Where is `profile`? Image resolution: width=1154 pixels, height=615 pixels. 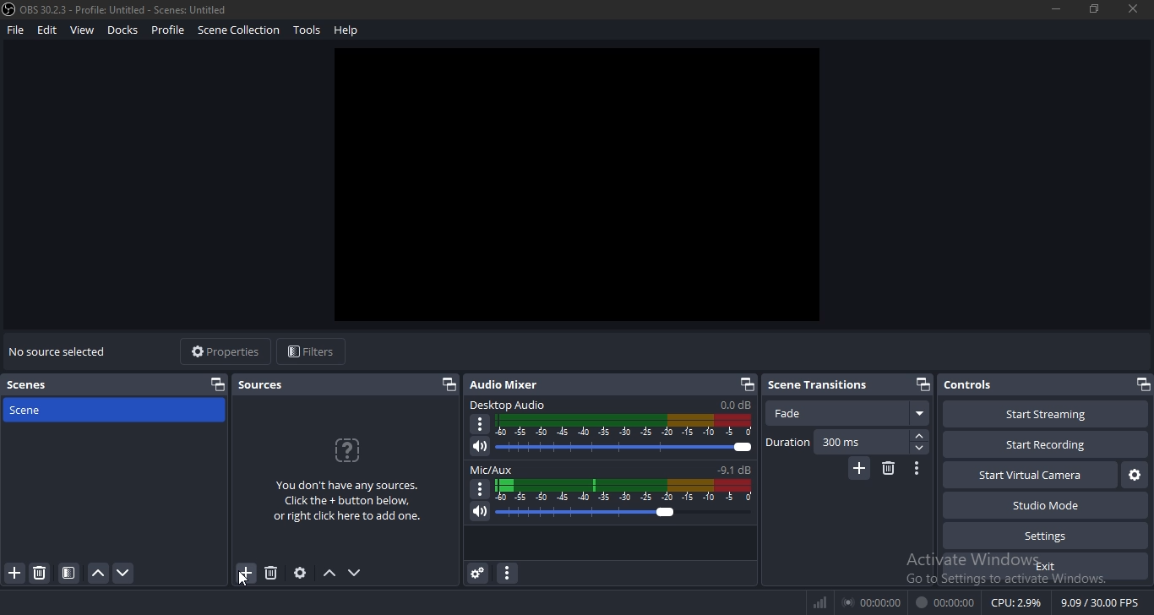
profile is located at coordinates (168, 30).